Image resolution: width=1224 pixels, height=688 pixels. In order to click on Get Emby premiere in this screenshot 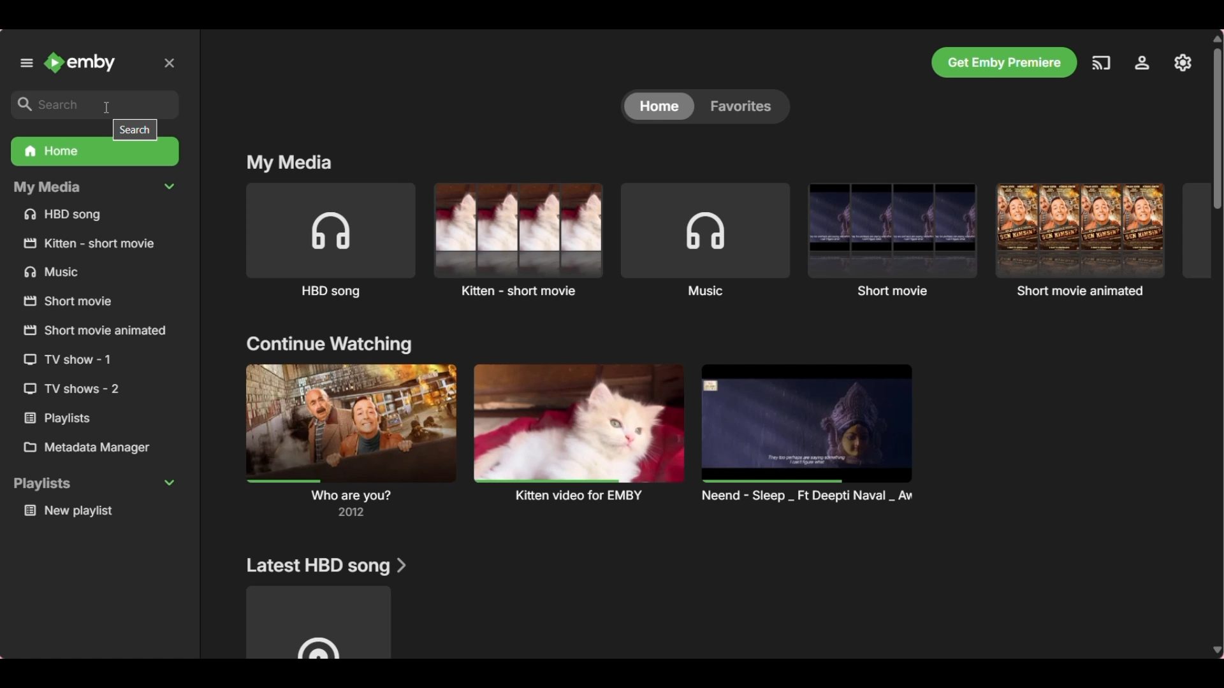, I will do `click(1004, 62)`.